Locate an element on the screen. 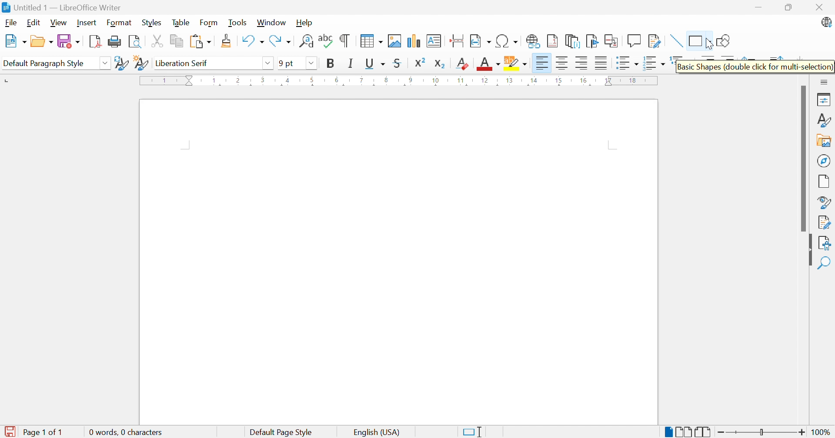 The height and width of the screenshot is (438, 835). Undo is located at coordinates (252, 39).